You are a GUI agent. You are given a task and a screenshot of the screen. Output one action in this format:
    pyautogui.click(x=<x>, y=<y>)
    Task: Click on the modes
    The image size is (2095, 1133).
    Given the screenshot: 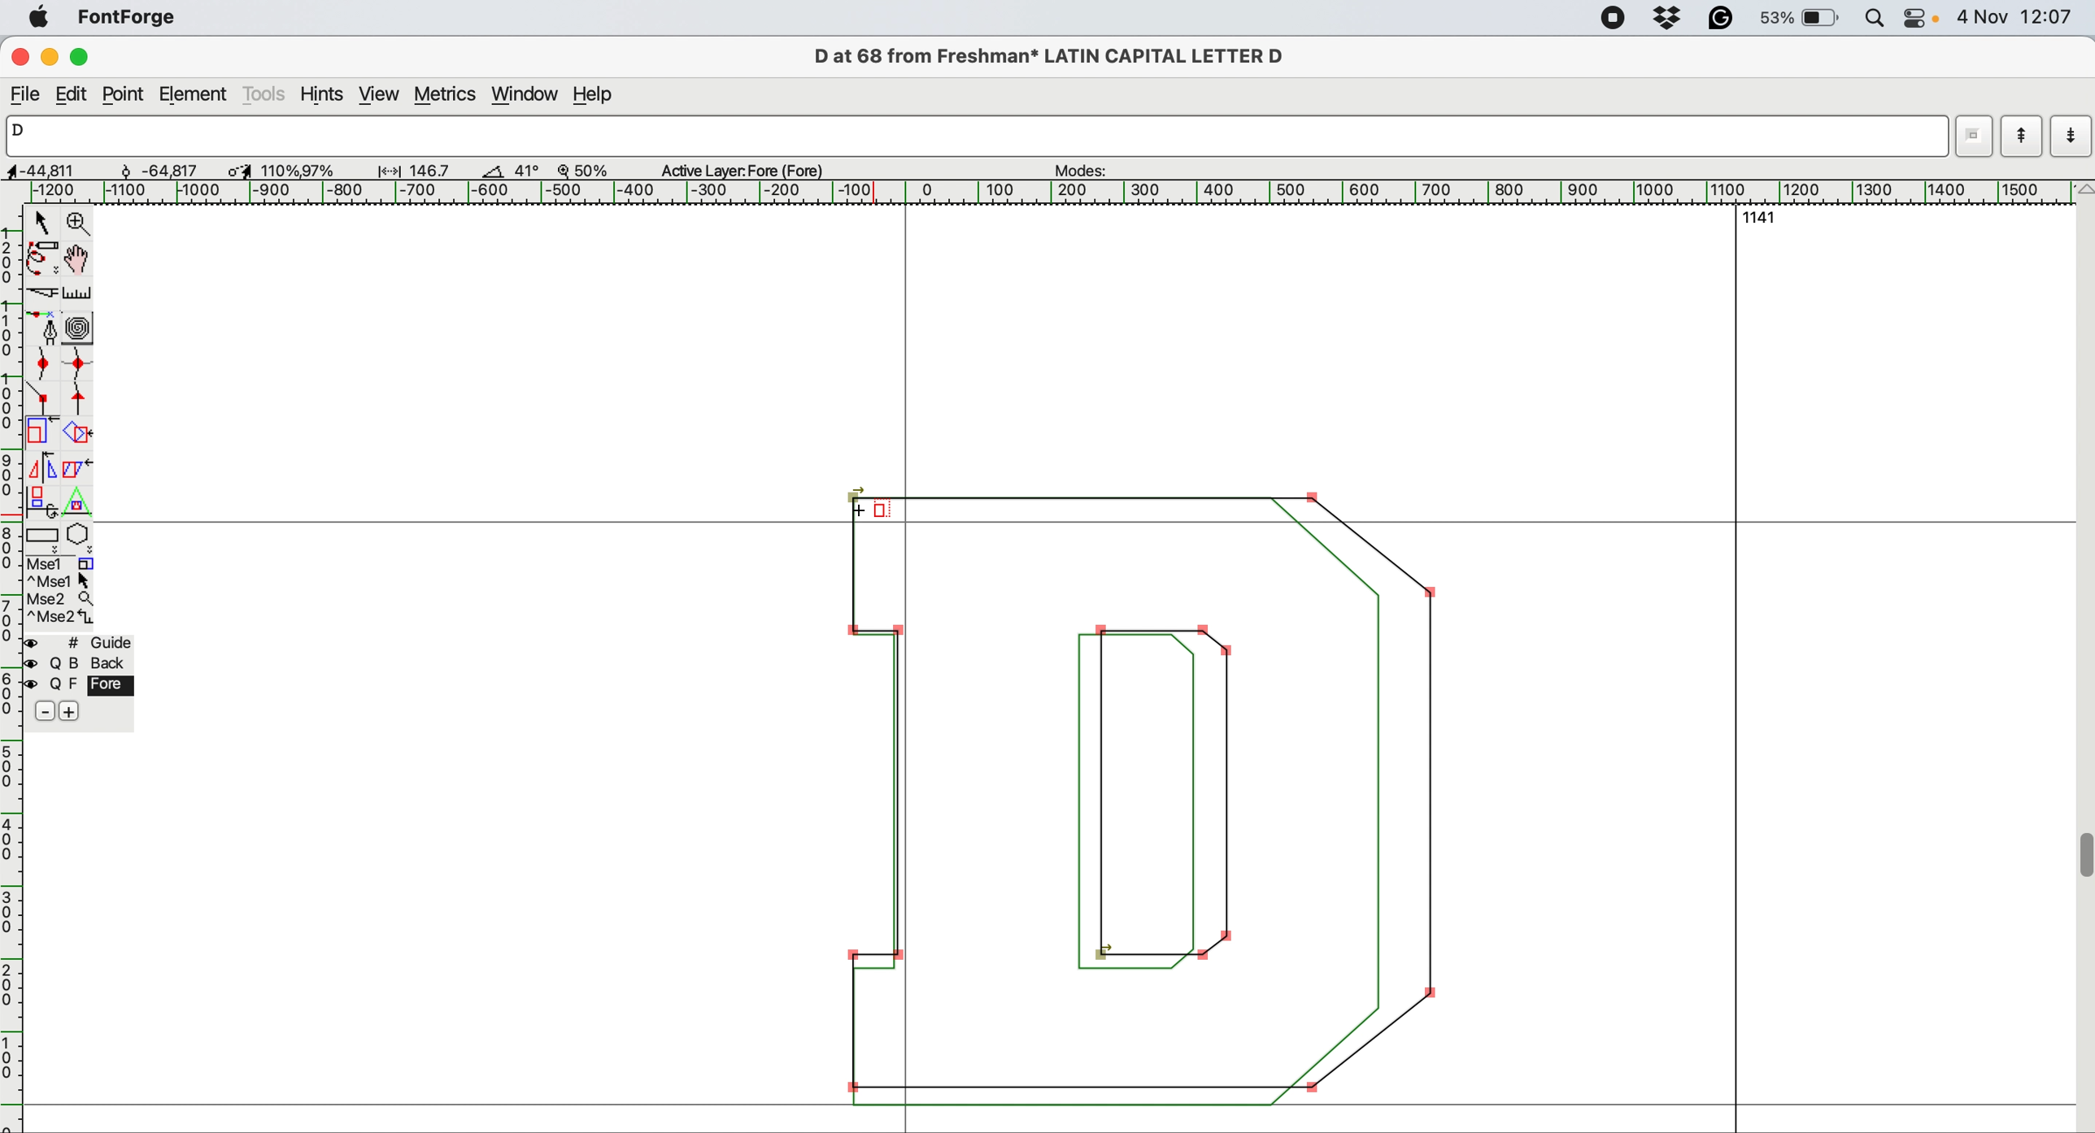 What is the action you would take?
    pyautogui.click(x=1091, y=171)
    